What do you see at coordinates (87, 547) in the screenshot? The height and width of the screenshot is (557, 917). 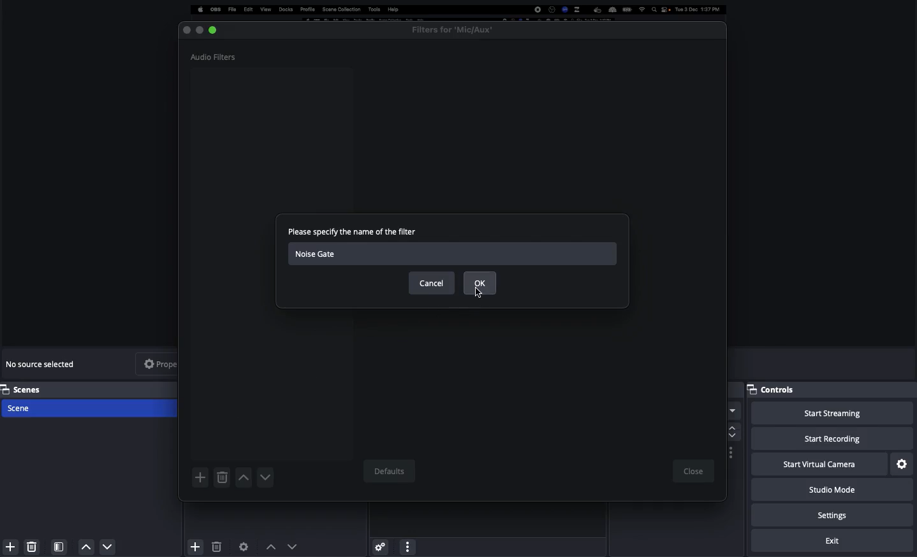 I see `Up` at bounding box center [87, 547].